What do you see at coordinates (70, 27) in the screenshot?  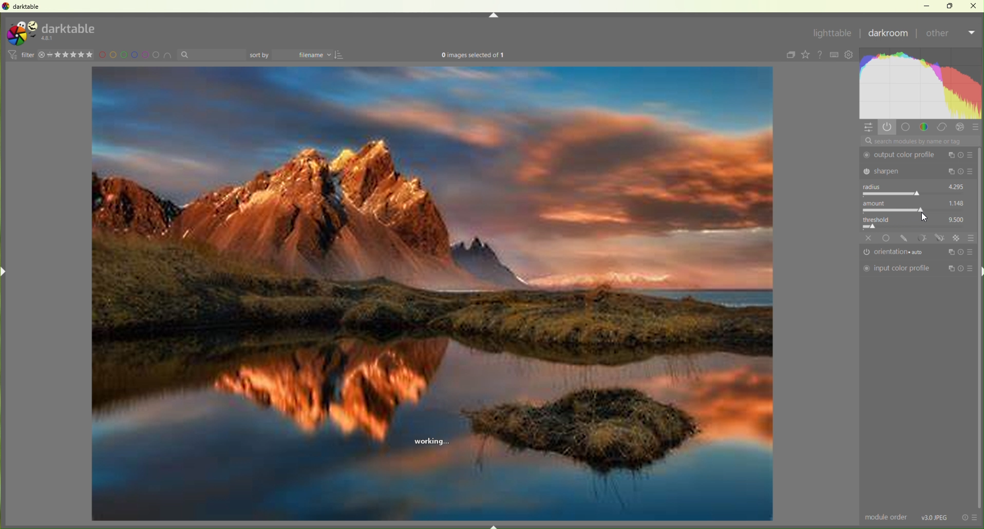 I see `darktable` at bounding box center [70, 27].